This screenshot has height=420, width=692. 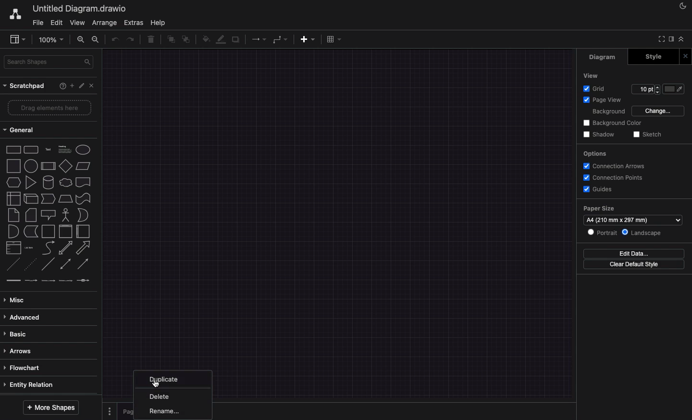 I want to click on options, so click(x=109, y=411).